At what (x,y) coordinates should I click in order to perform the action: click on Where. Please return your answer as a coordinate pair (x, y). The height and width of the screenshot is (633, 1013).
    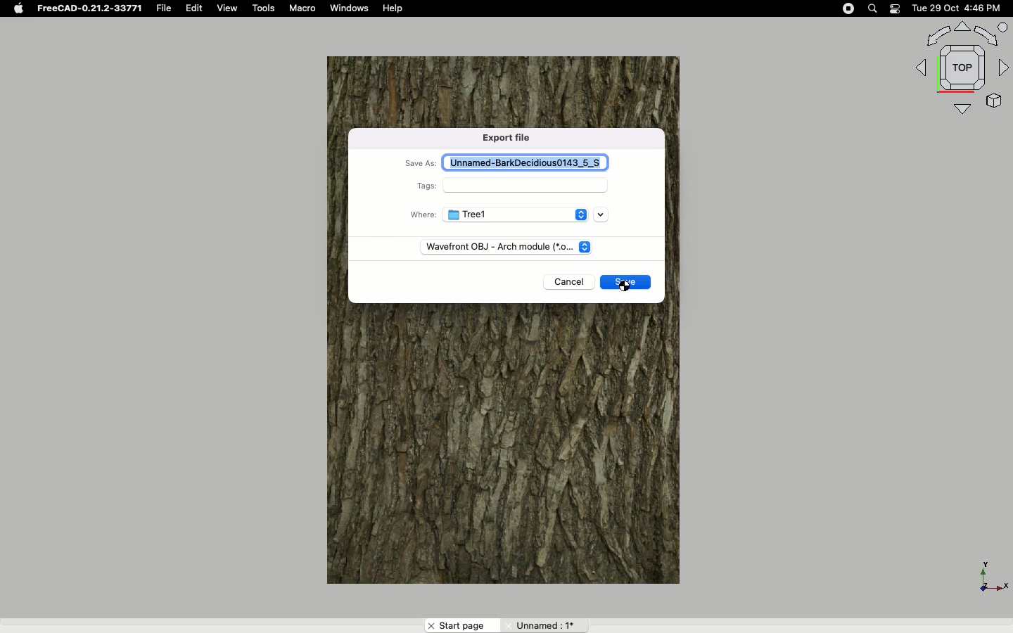
    Looking at the image, I should click on (420, 215).